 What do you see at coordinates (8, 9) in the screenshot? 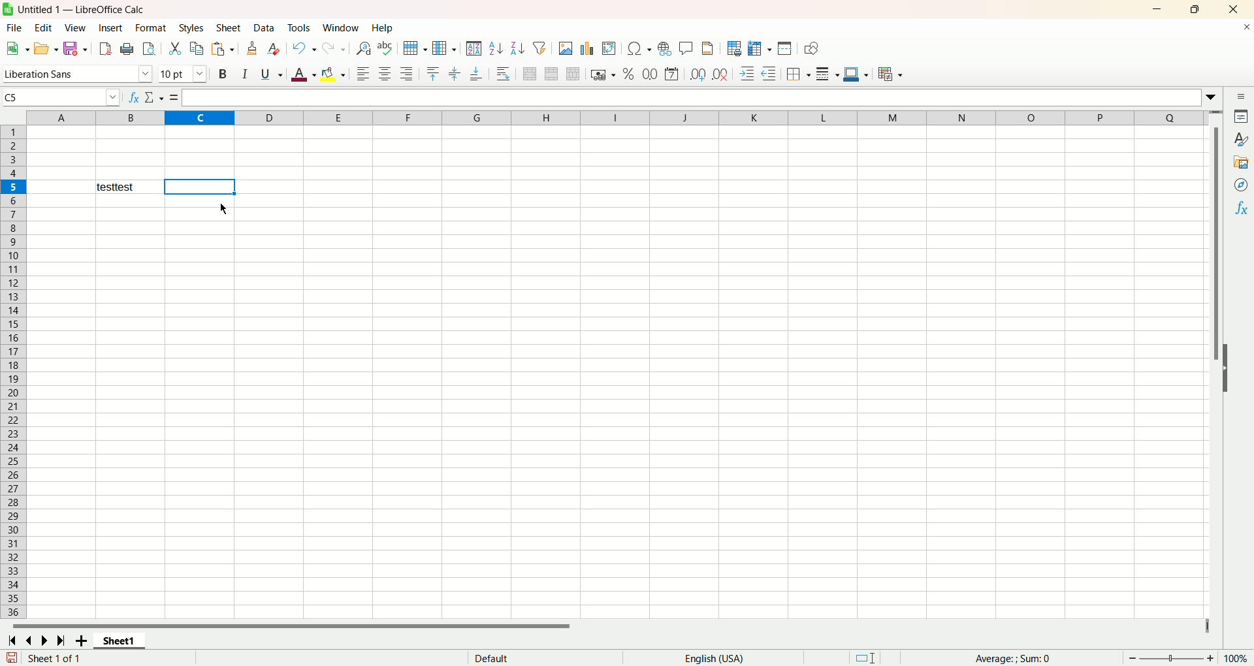
I see `logo` at bounding box center [8, 9].